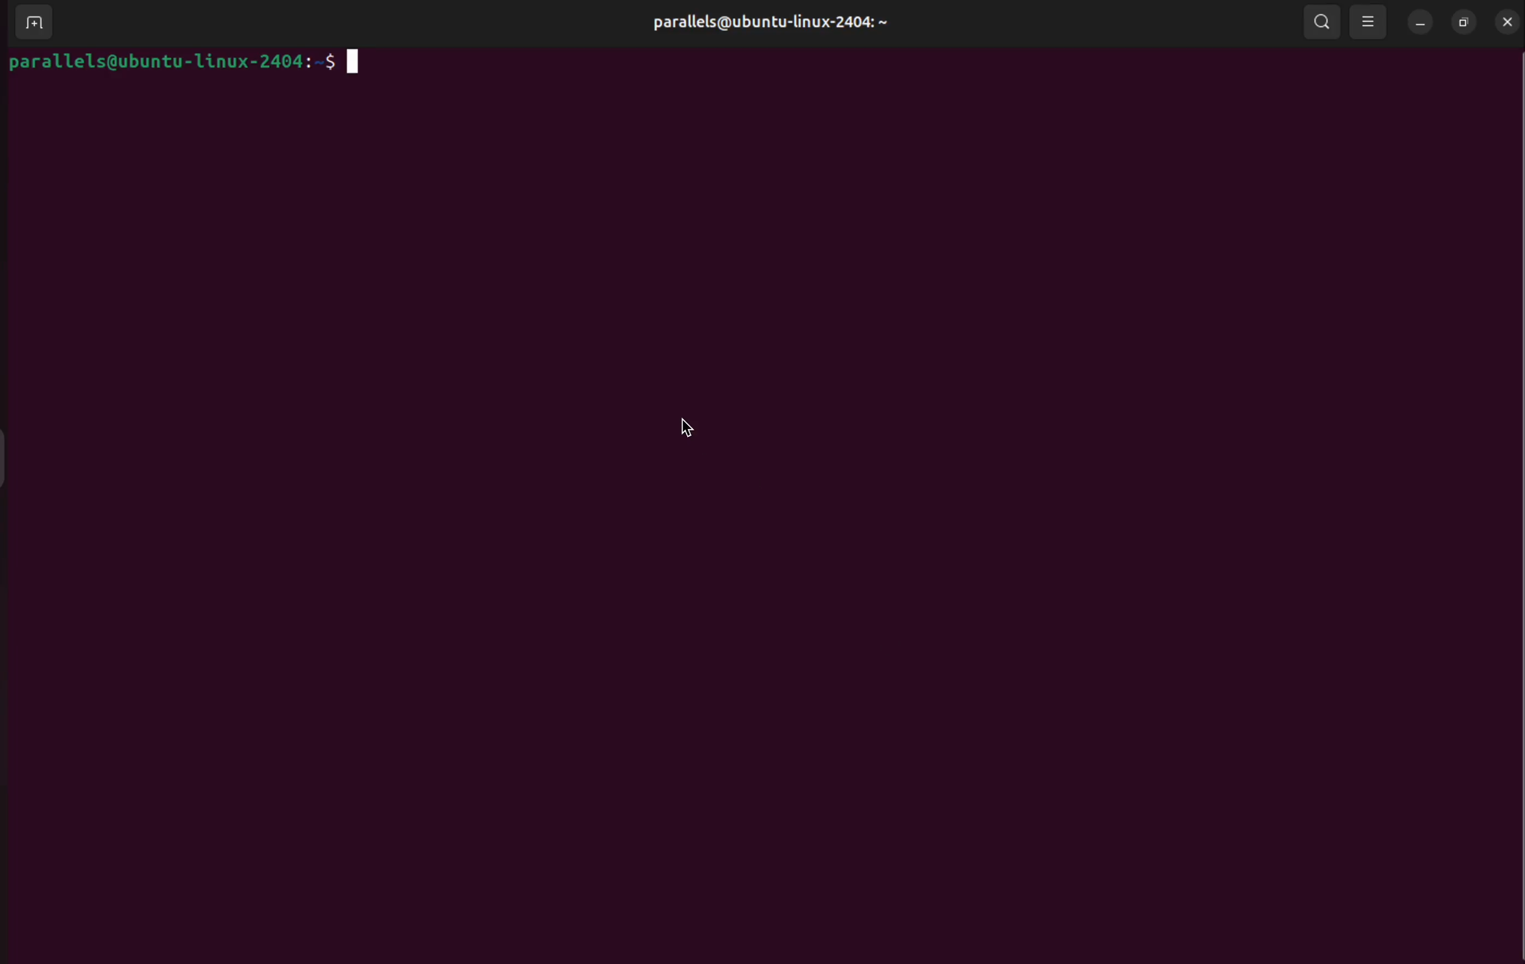 The width and height of the screenshot is (1525, 964). What do you see at coordinates (191, 63) in the screenshot?
I see `parallels@ubuntu-linux-2404:-$` at bounding box center [191, 63].